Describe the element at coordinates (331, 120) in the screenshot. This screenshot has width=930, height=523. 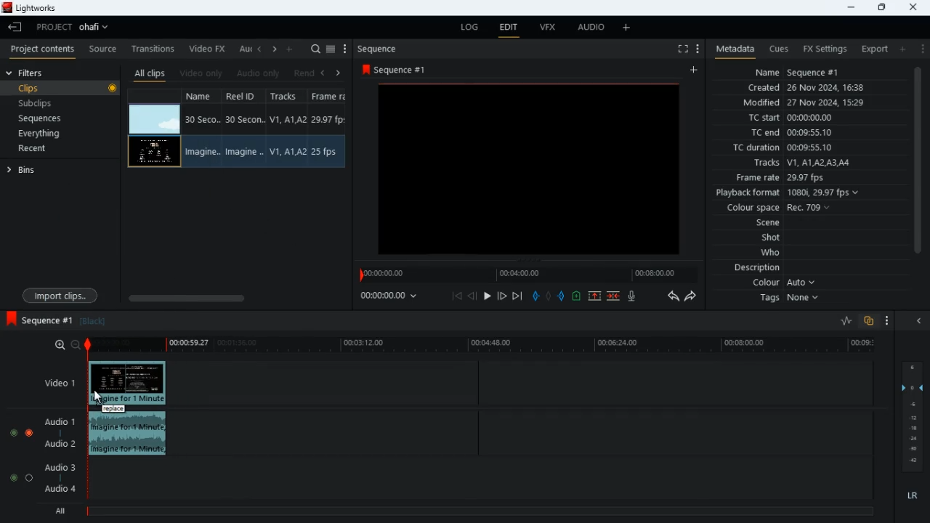
I see `29.97 fps` at that location.